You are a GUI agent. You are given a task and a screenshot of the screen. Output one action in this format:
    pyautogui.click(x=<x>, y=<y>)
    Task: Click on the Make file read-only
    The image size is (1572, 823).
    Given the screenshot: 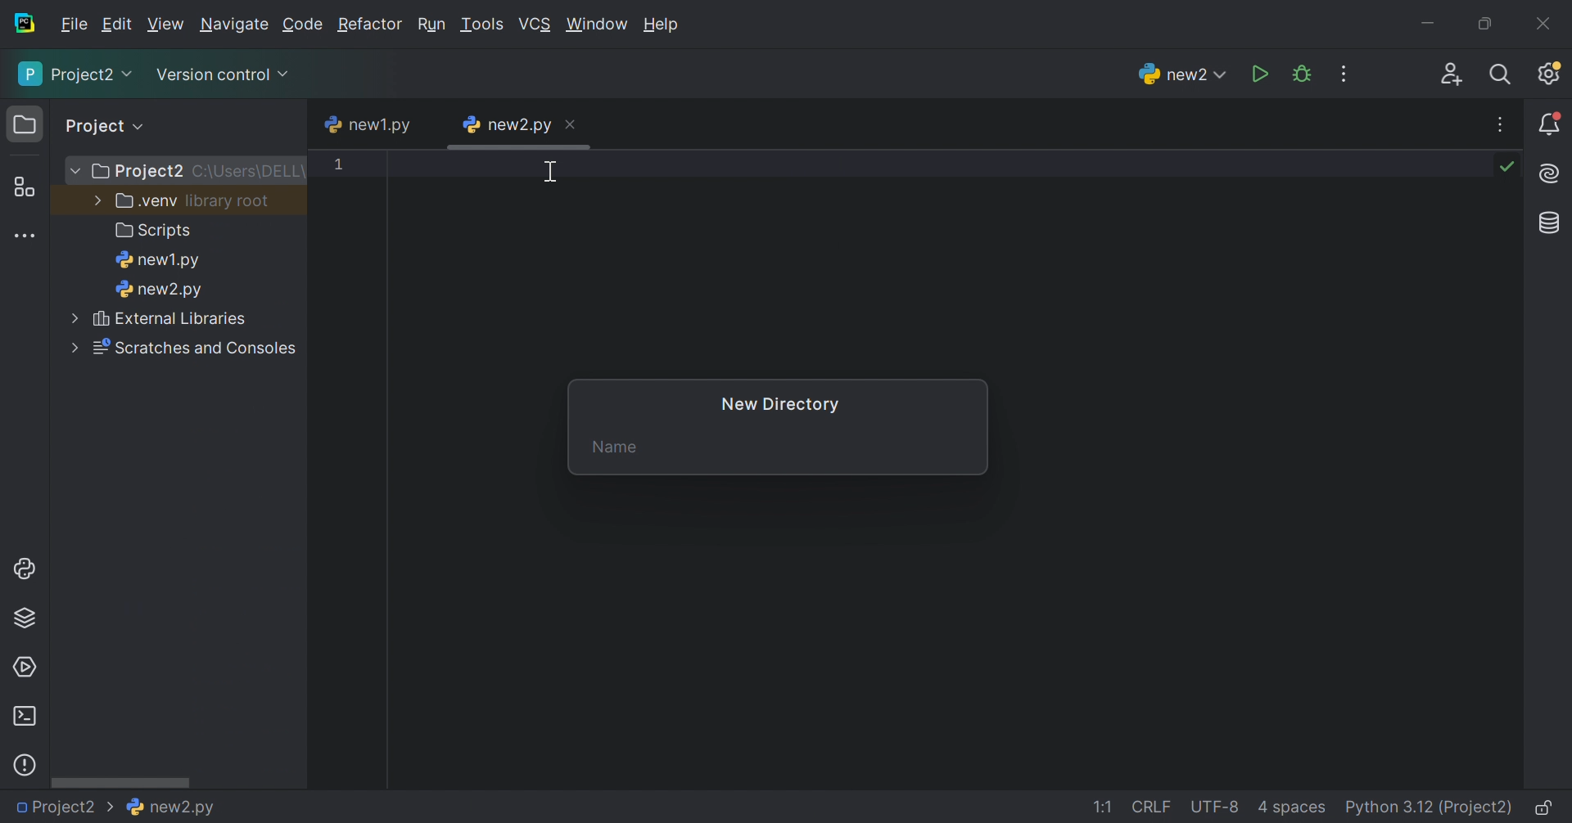 What is the action you would take?
    pyautogui.click(x=1545, y=807)
    